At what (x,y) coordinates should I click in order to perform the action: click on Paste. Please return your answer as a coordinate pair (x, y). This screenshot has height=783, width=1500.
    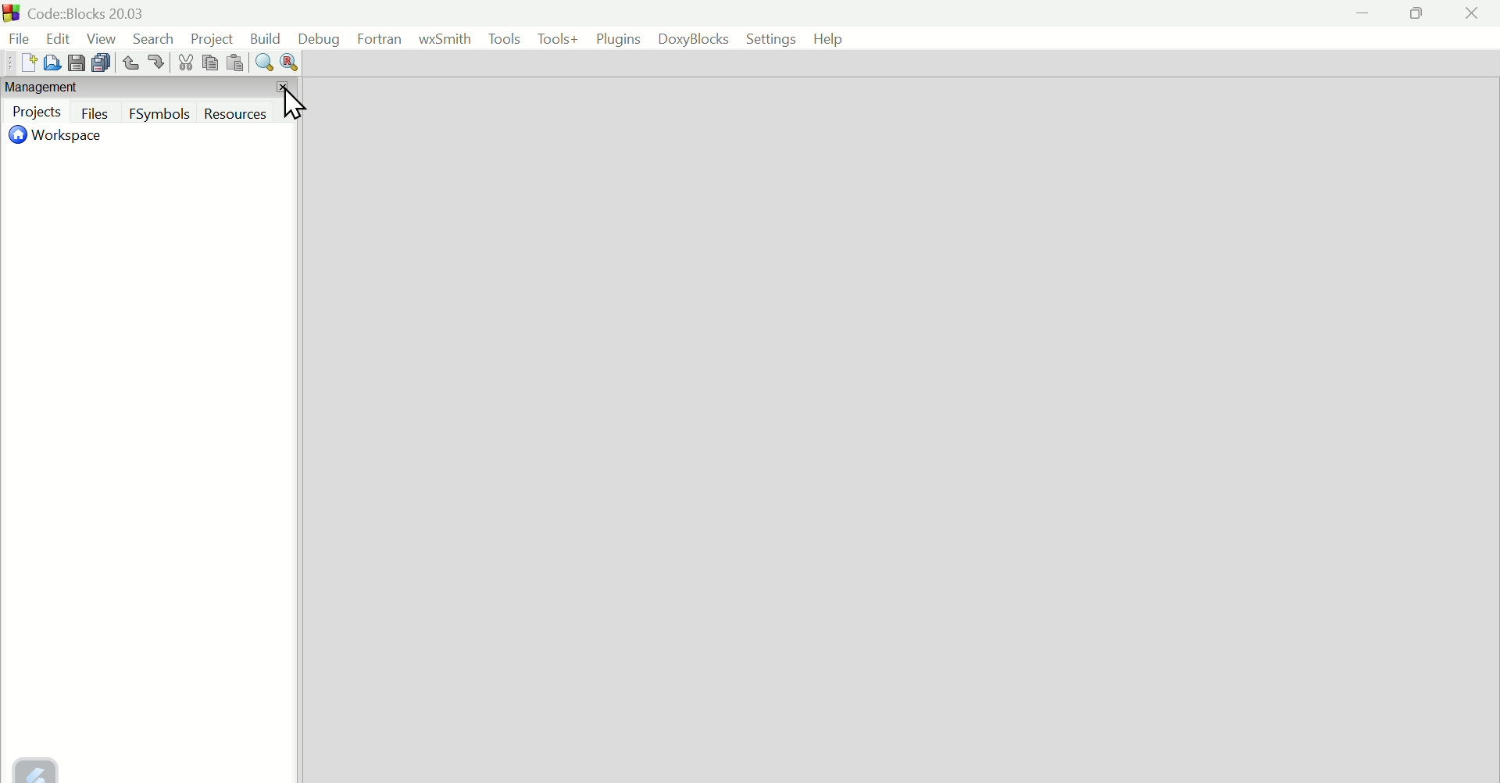
    Looking at the image, I should click on (237, 63).